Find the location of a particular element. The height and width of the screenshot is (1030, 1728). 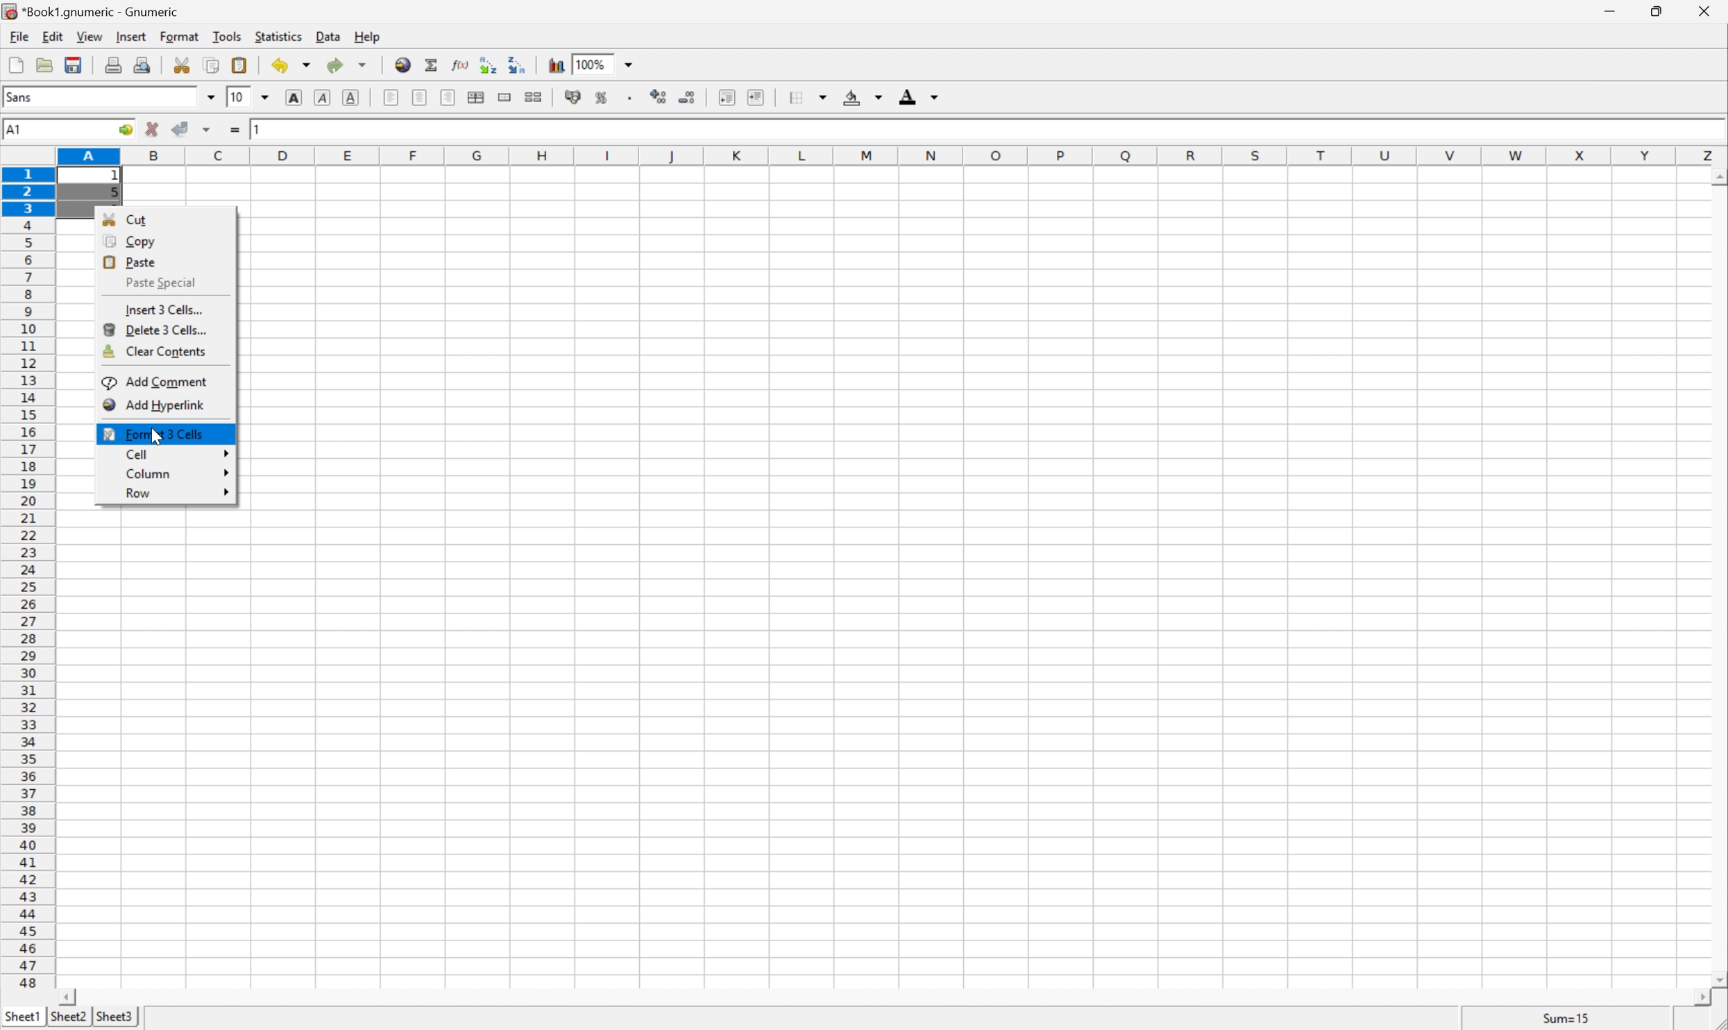

increase indent is located at coordinates (757, 97).